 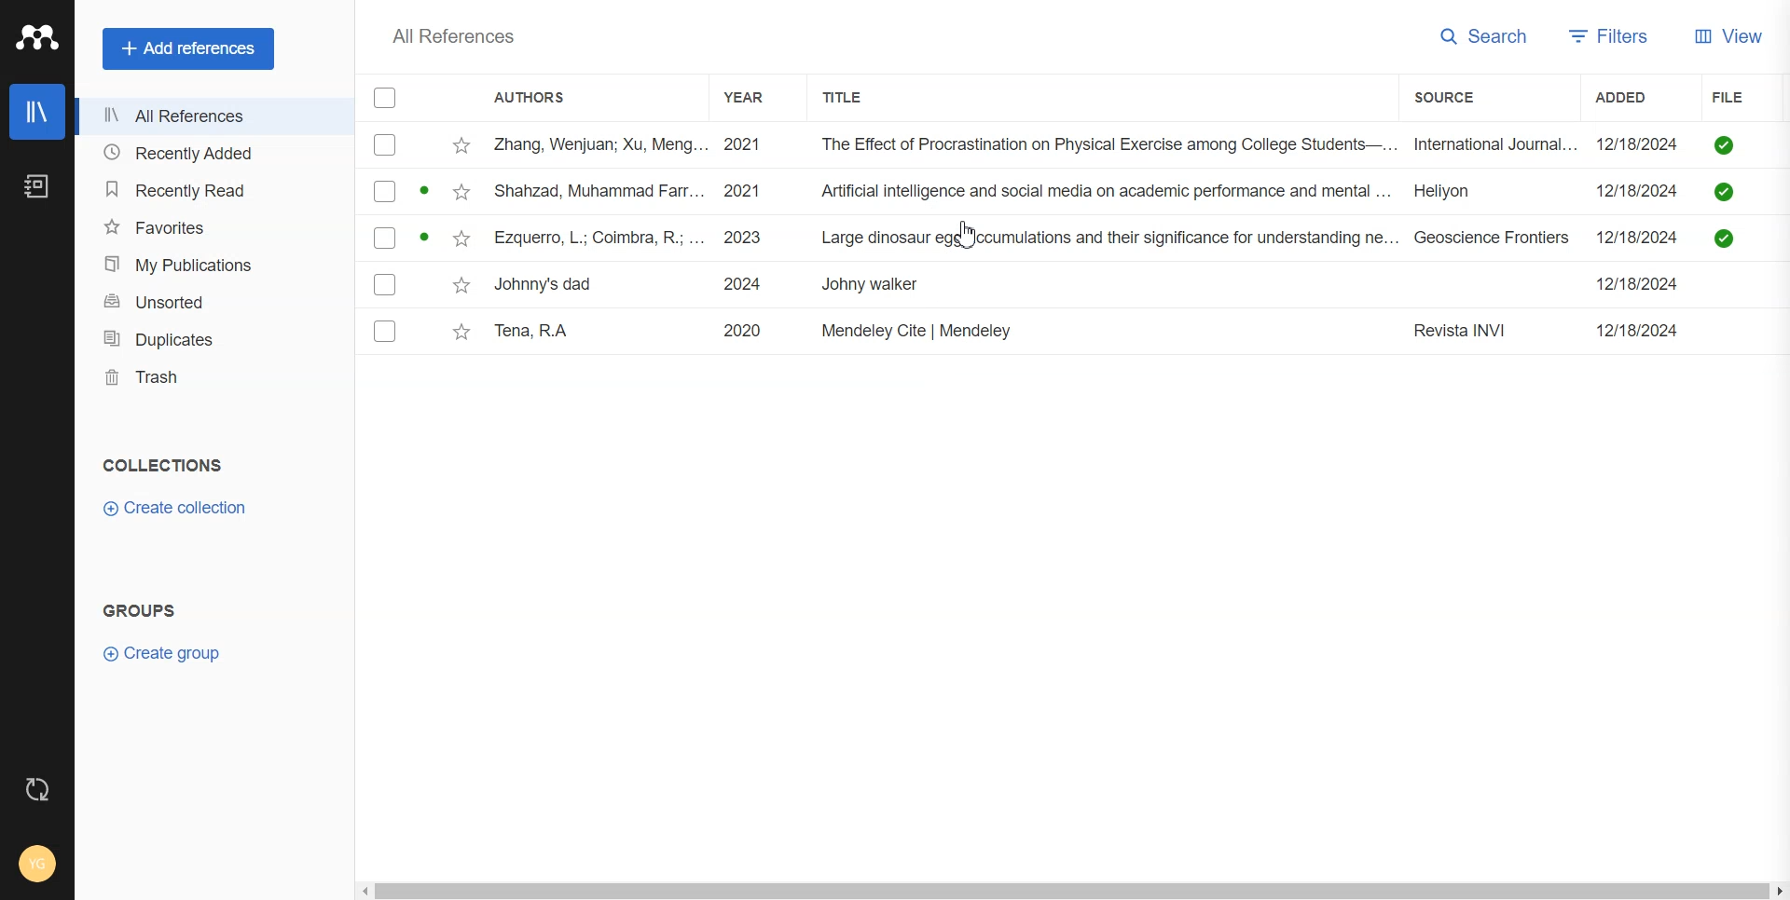 I want to click on Approved , so click(x=1723, y=192).